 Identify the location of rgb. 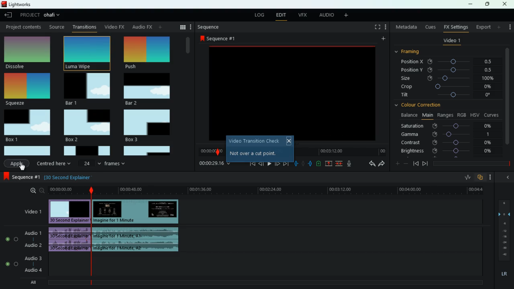
(462, 114).